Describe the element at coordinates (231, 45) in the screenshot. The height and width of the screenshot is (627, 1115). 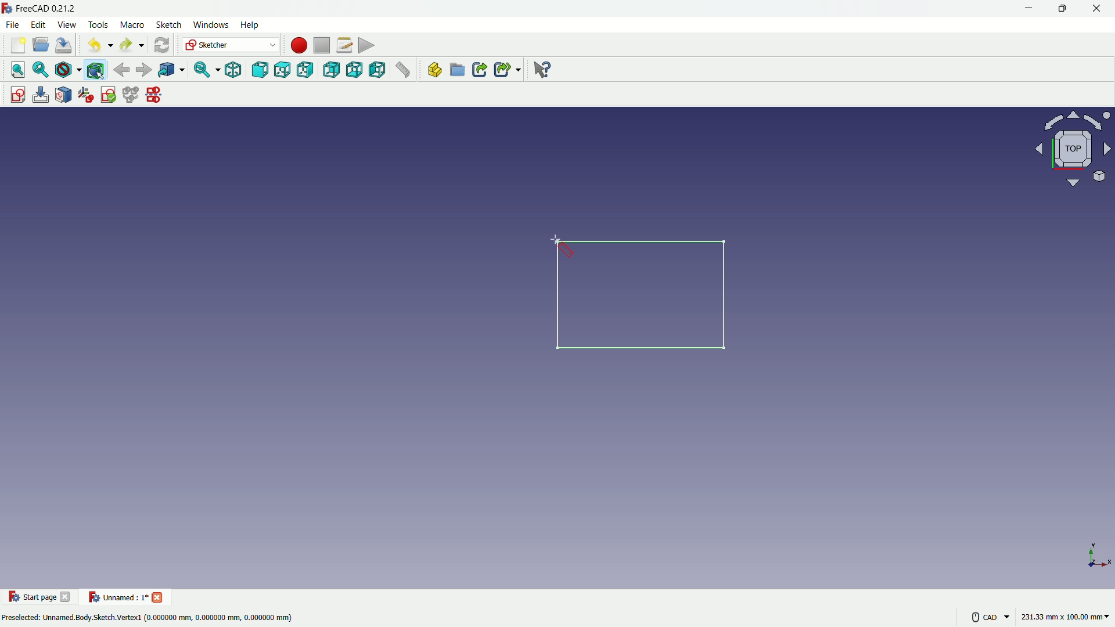
I see `switch workbenches` at that location.